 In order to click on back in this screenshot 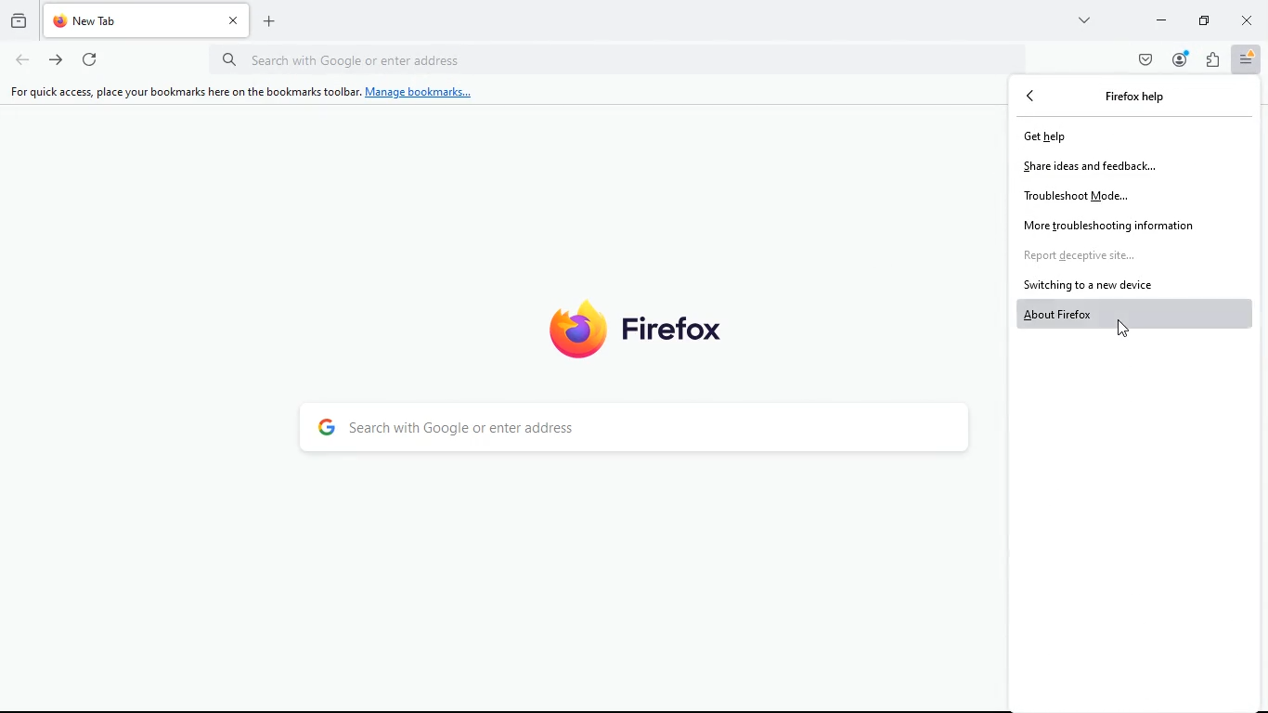, I will do `click(1037, 97)`.